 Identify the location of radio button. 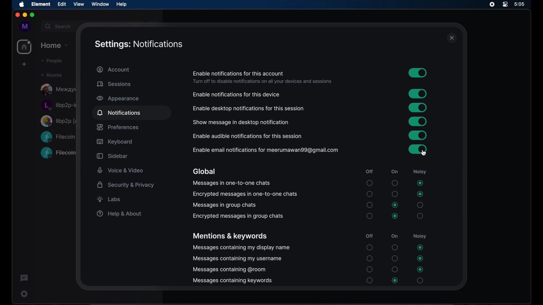
(370, 247).